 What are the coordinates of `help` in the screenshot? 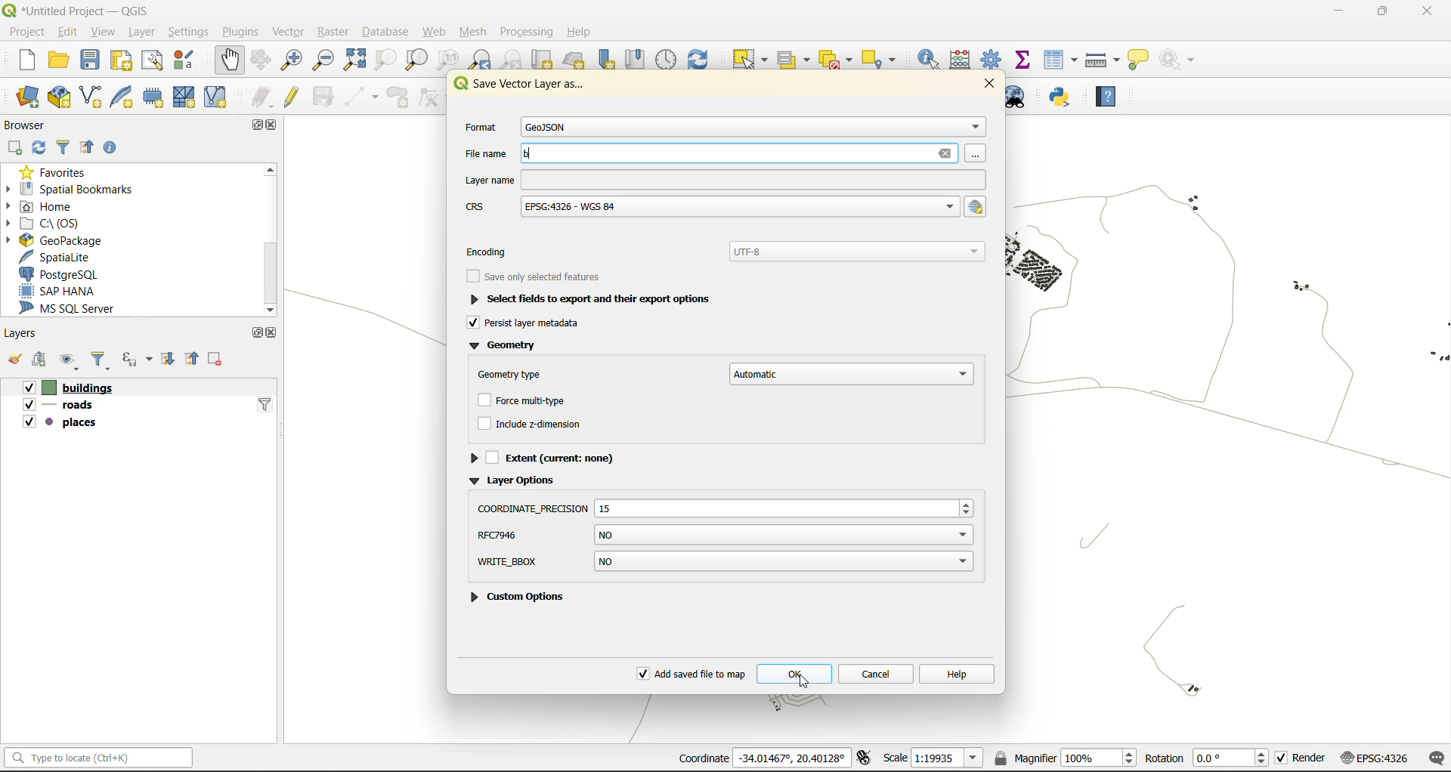 It's located at (957, 673).